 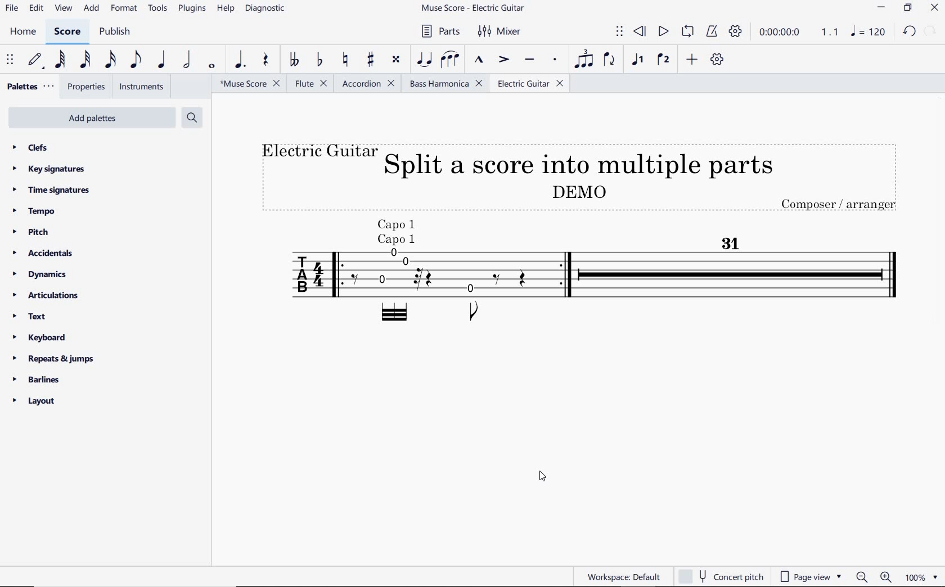 I want to click on half note, so click(x=187, y=60).